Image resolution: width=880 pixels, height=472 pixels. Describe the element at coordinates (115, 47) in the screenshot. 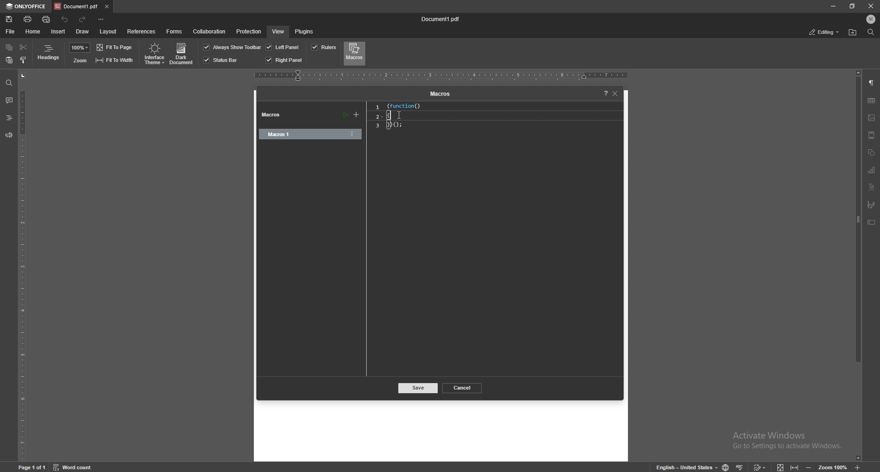

I see `fit to page` at that location.